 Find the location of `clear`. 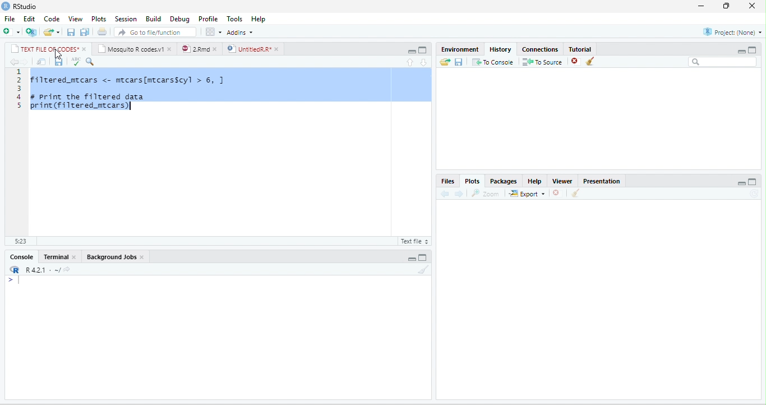

clear is located at coordinates (590, 61).